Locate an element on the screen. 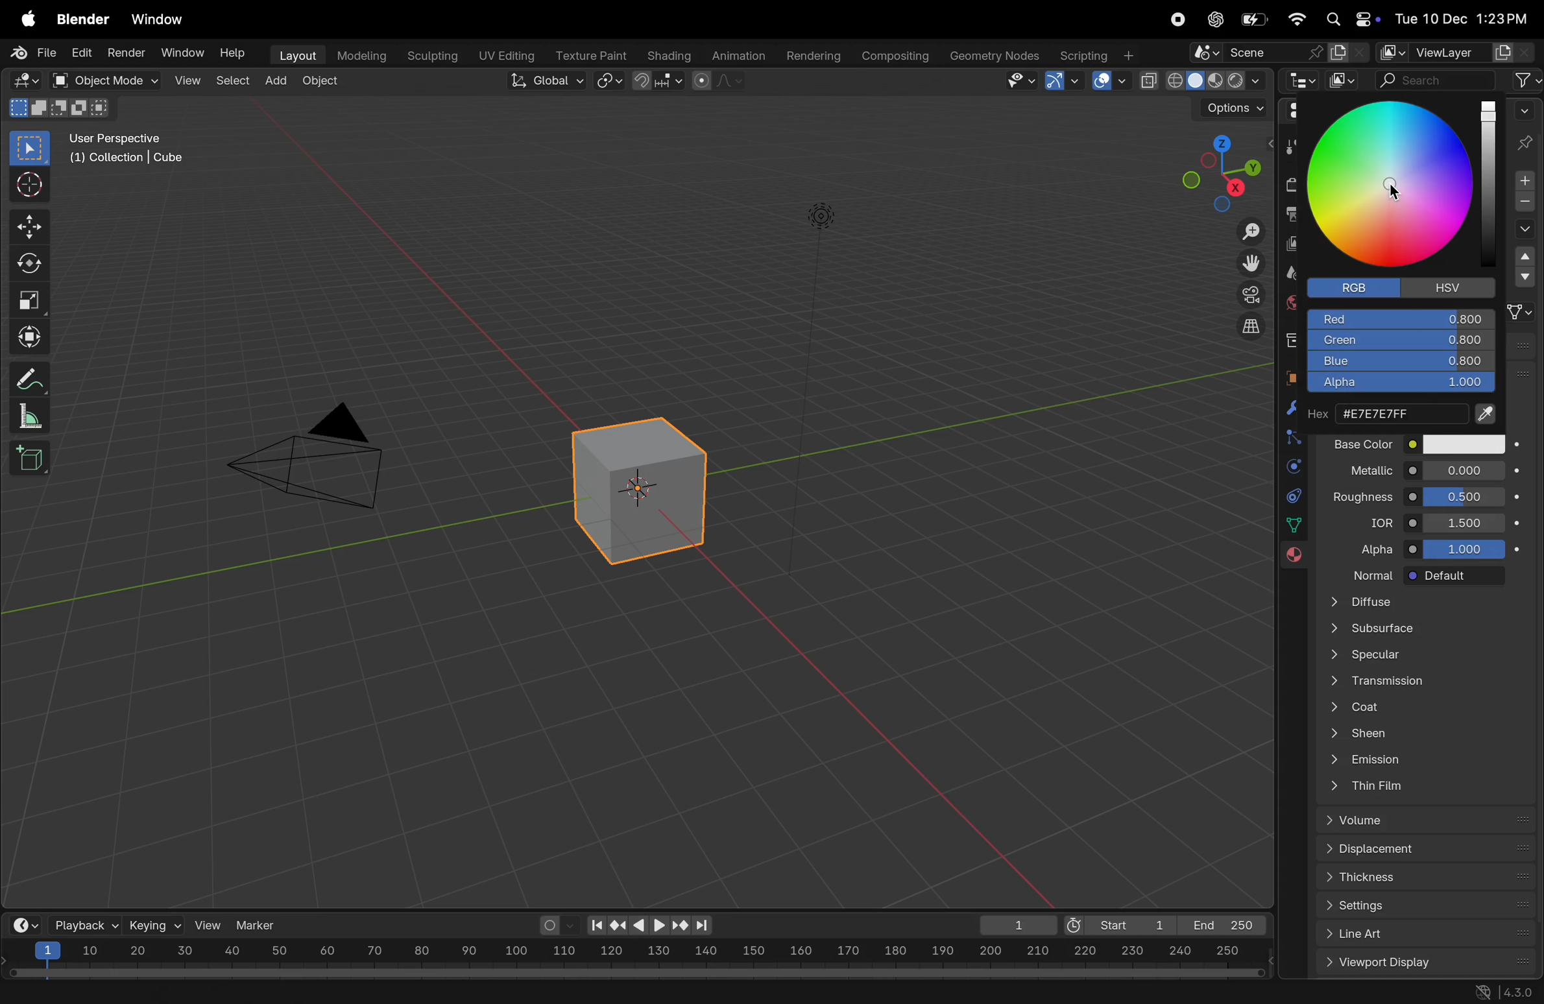 Image resolution: width=1544 pixels, height=1004 pixels. bound is located at coordinates (1290, 436).